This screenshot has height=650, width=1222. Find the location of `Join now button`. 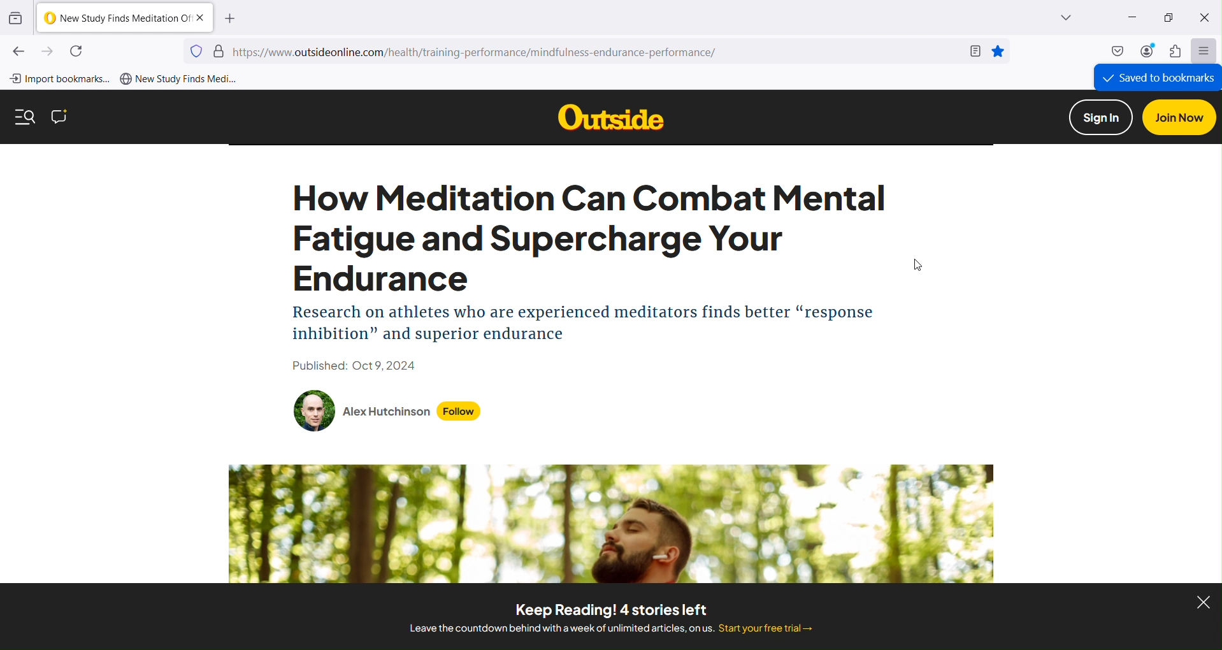

Join now button is located at coordinates (1179, 117).